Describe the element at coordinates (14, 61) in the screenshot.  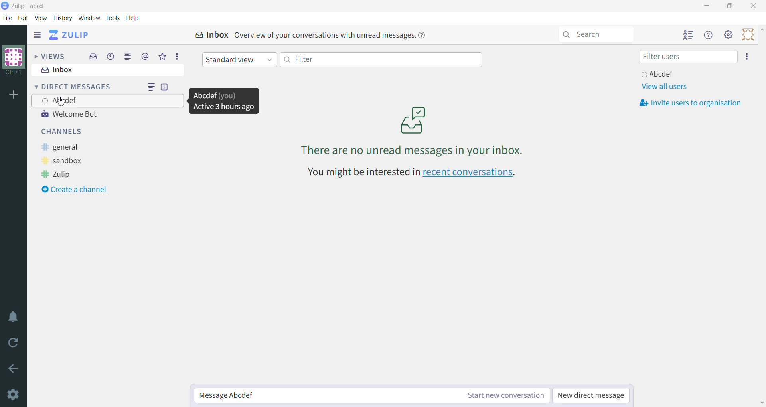
I see `Organization Name` at that location.